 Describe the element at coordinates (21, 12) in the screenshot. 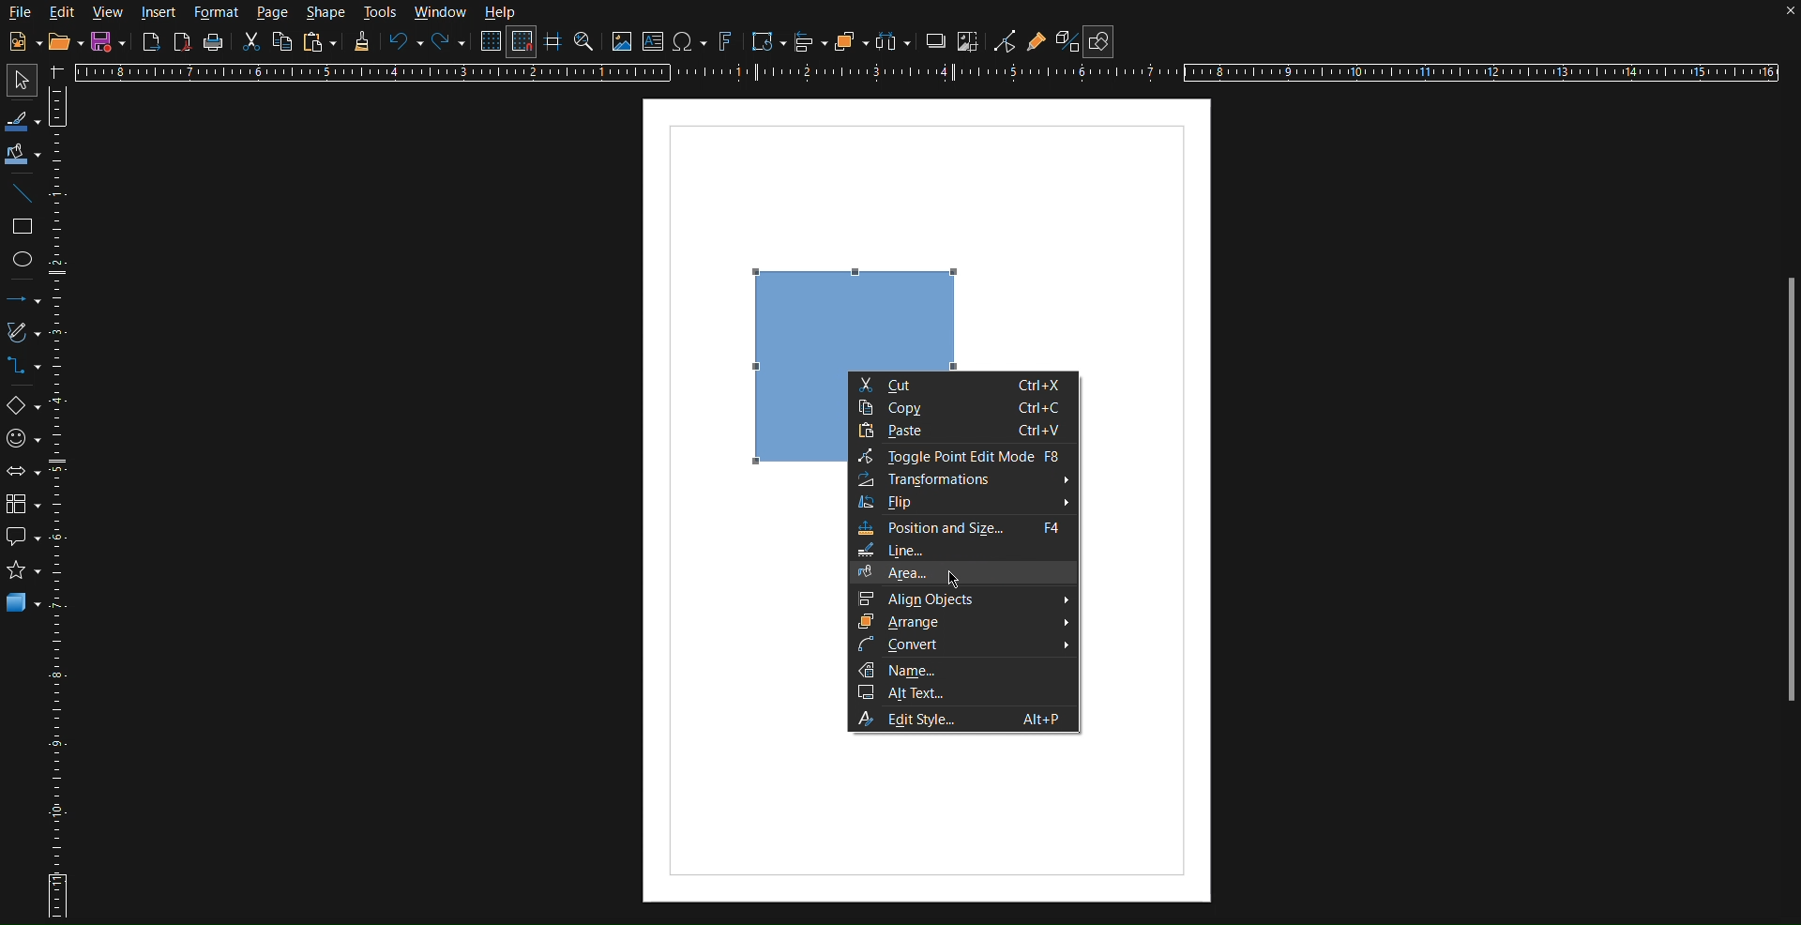

I see `File` at that location.